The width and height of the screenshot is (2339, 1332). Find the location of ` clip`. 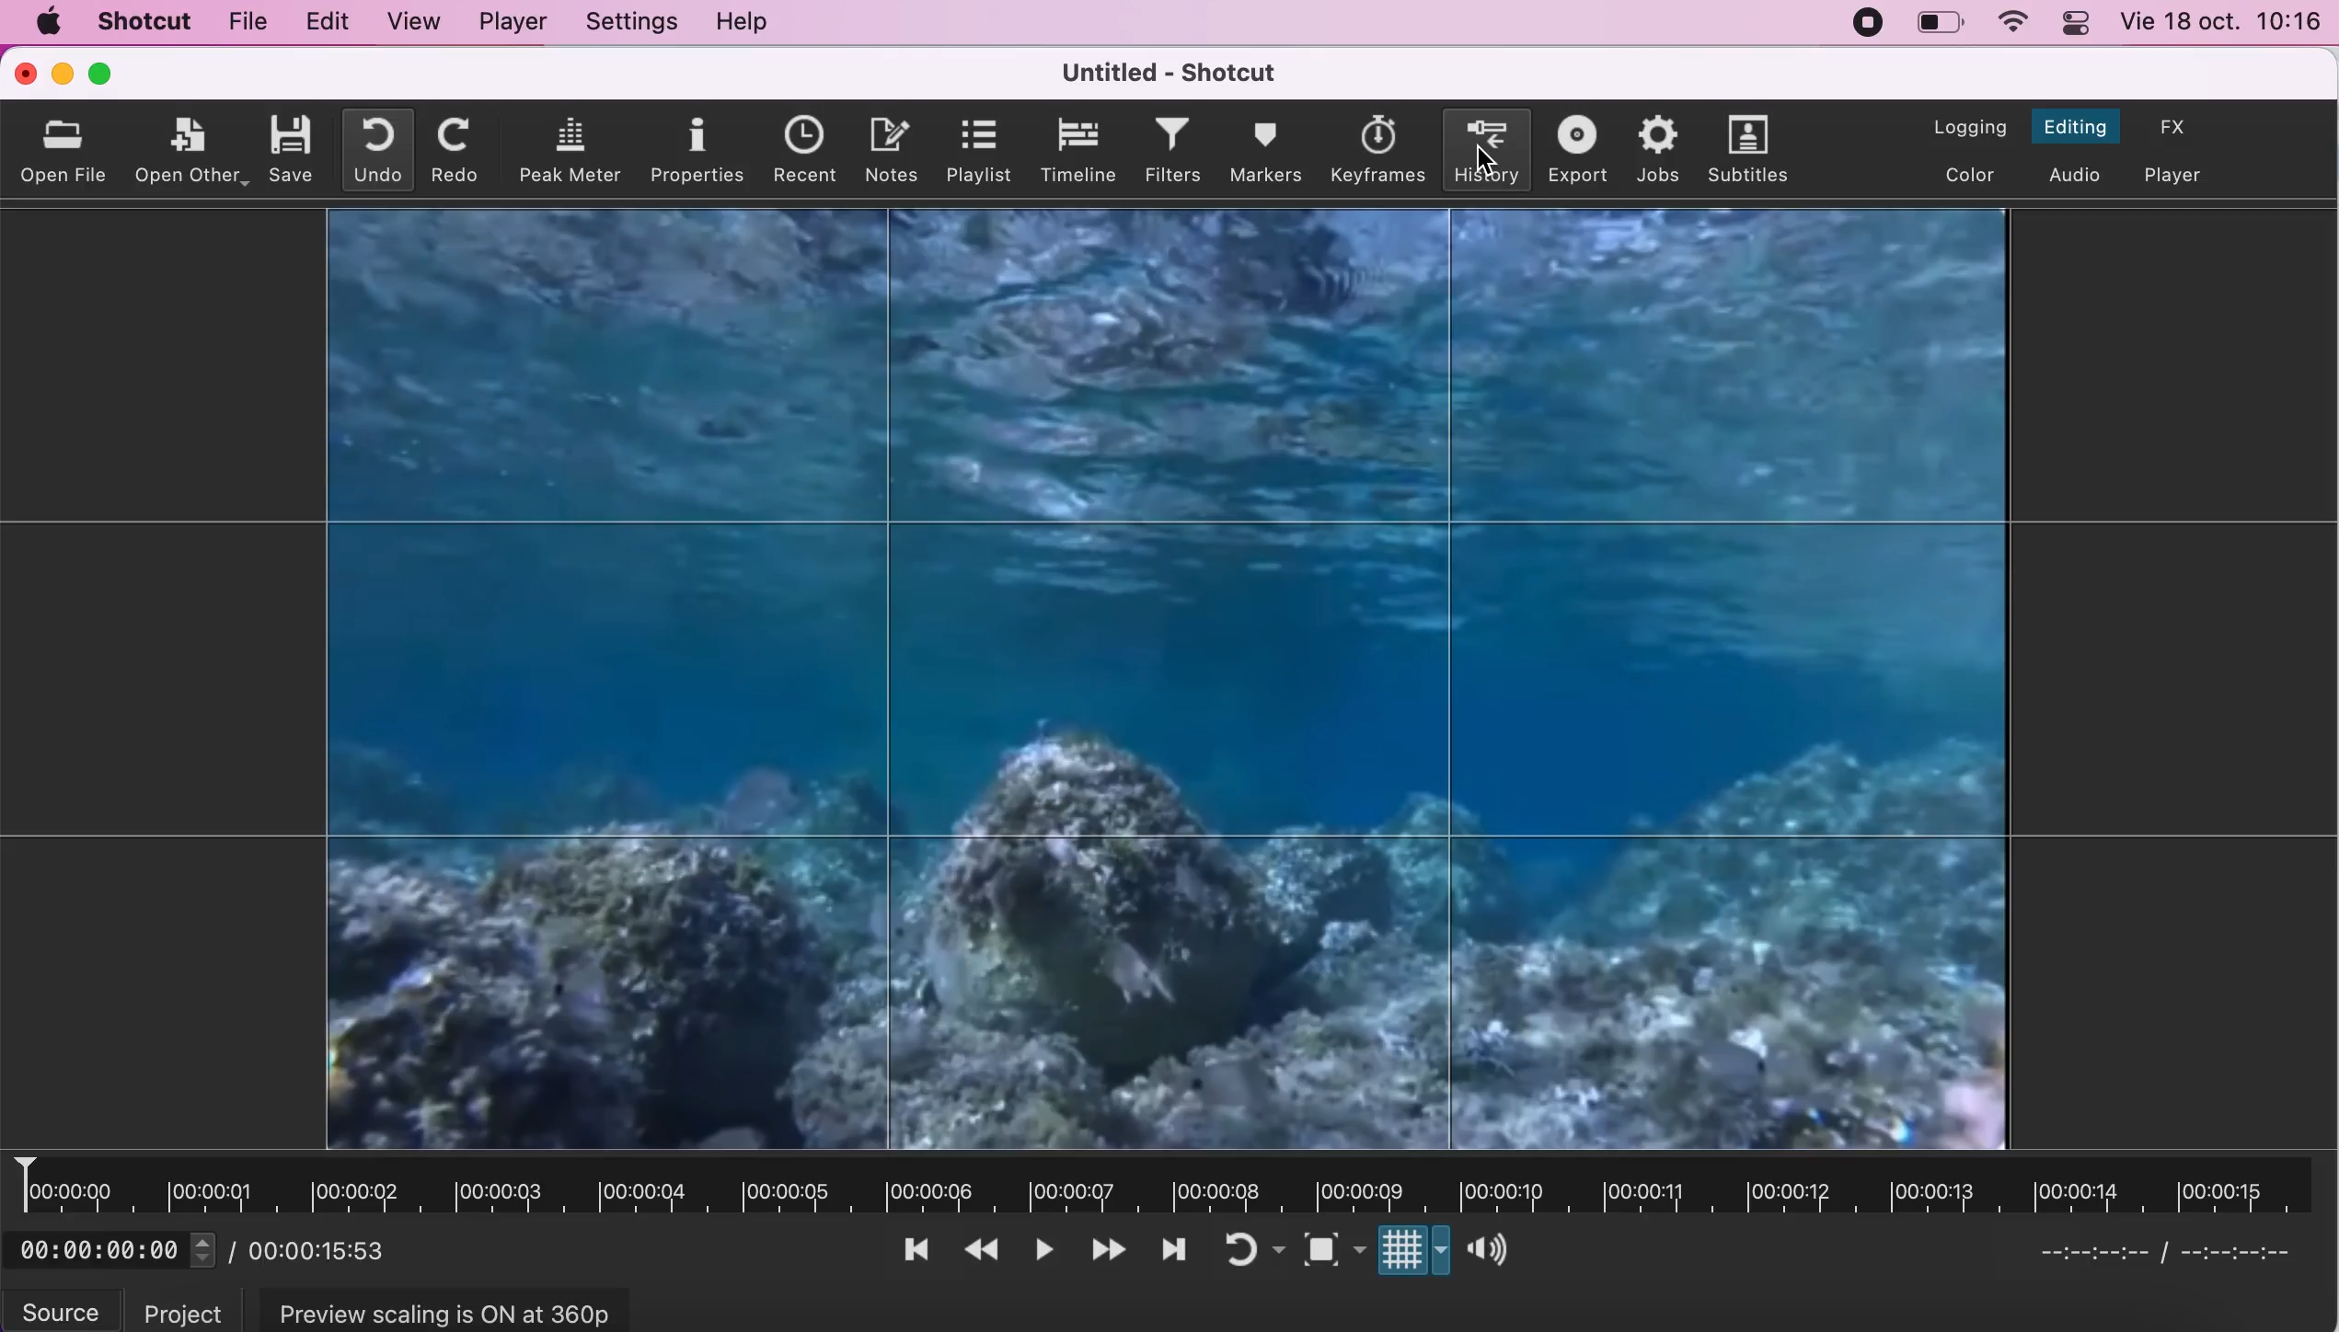

 clip is located at coordinates (1139, 679).